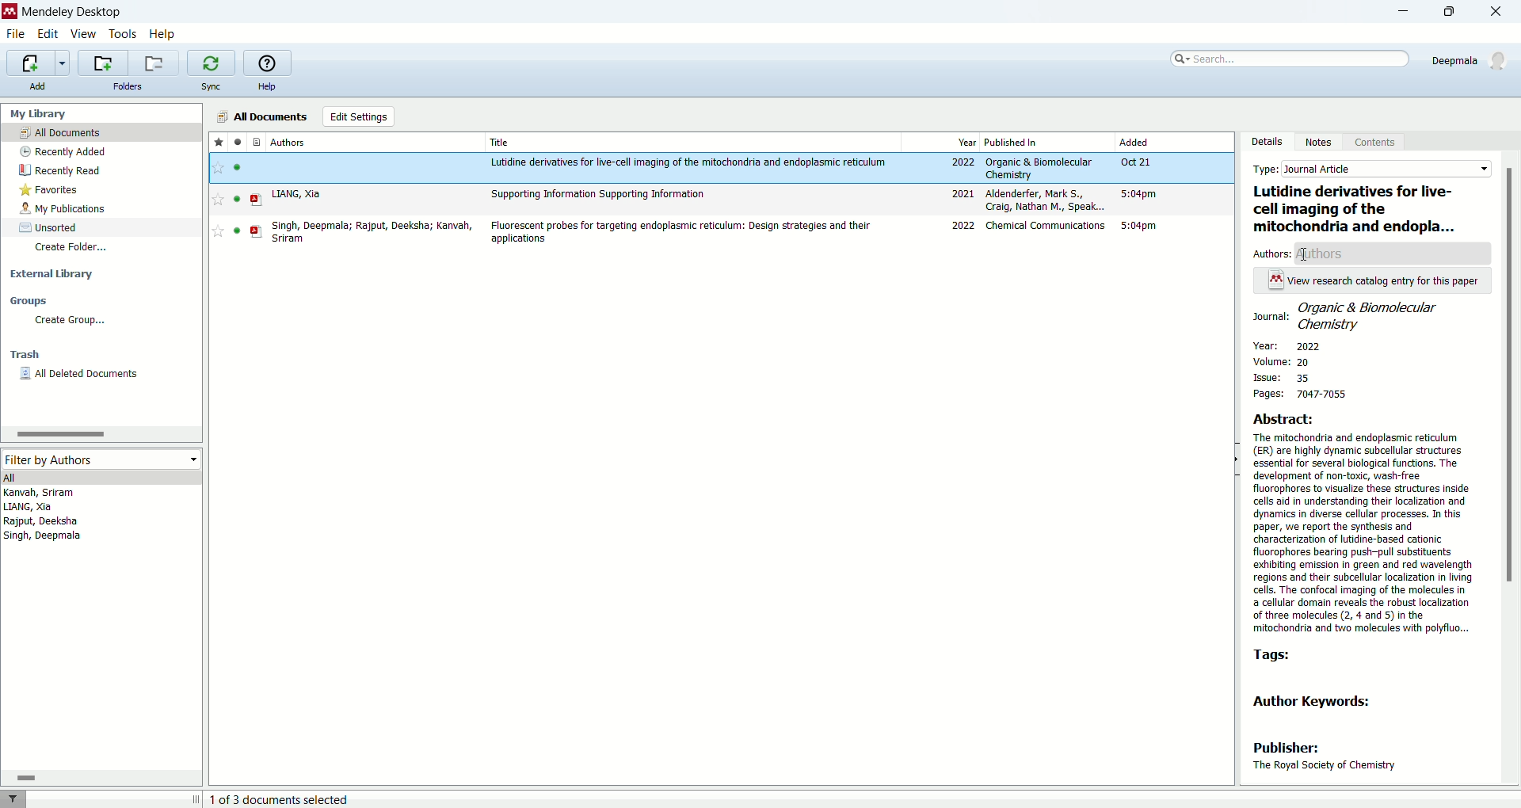 The width and height of the screenshot is (1521, 808). Describe the element at coordinates (233, 232) in the screenshot. I see `read/unread` at that location.